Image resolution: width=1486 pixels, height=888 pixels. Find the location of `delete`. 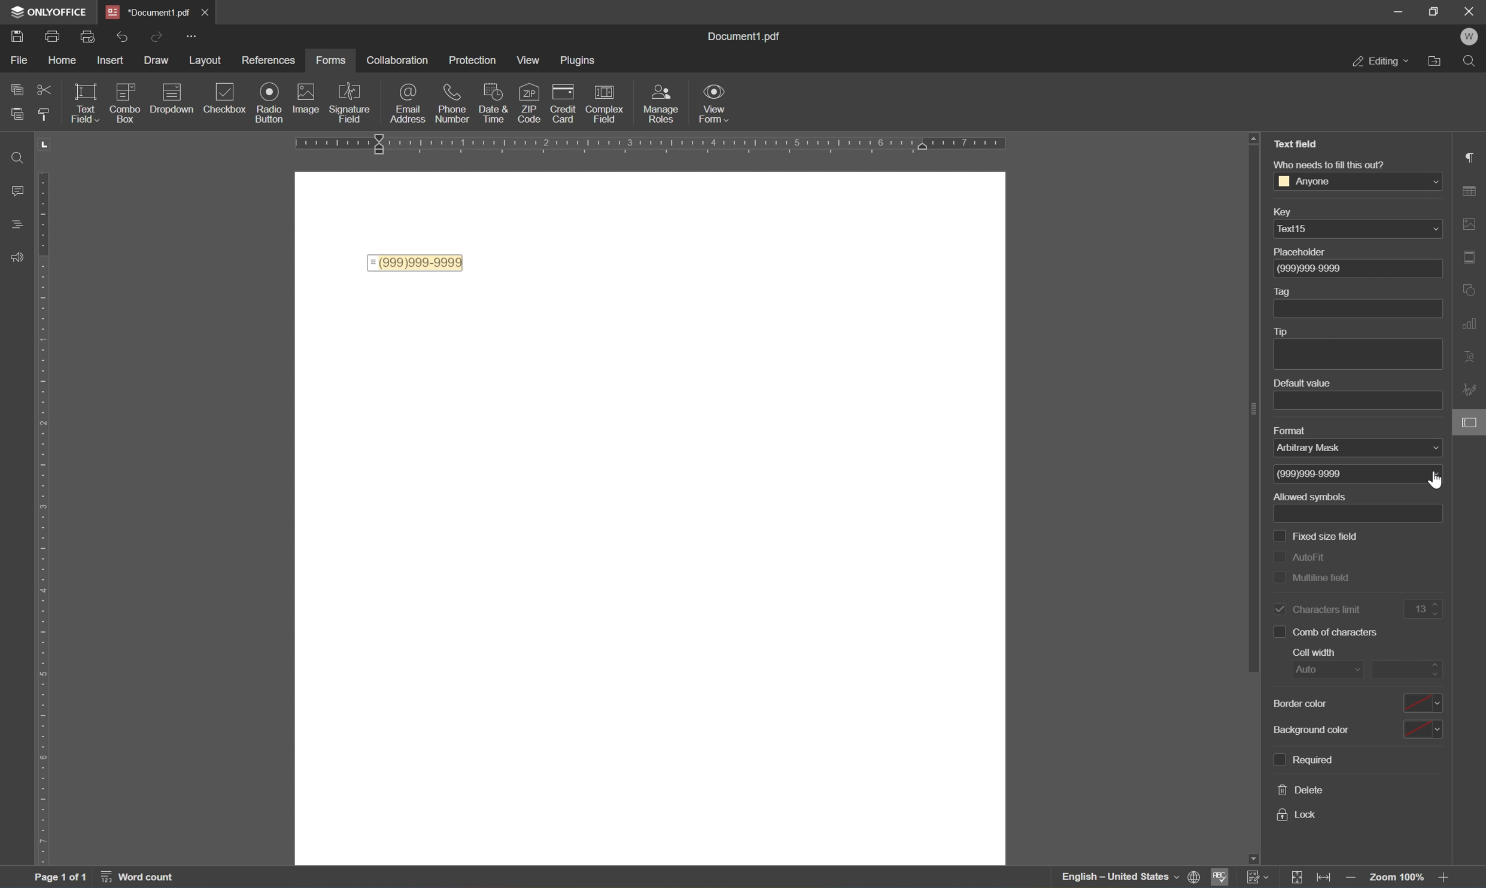

delete is located at coordinates (1302, 790).